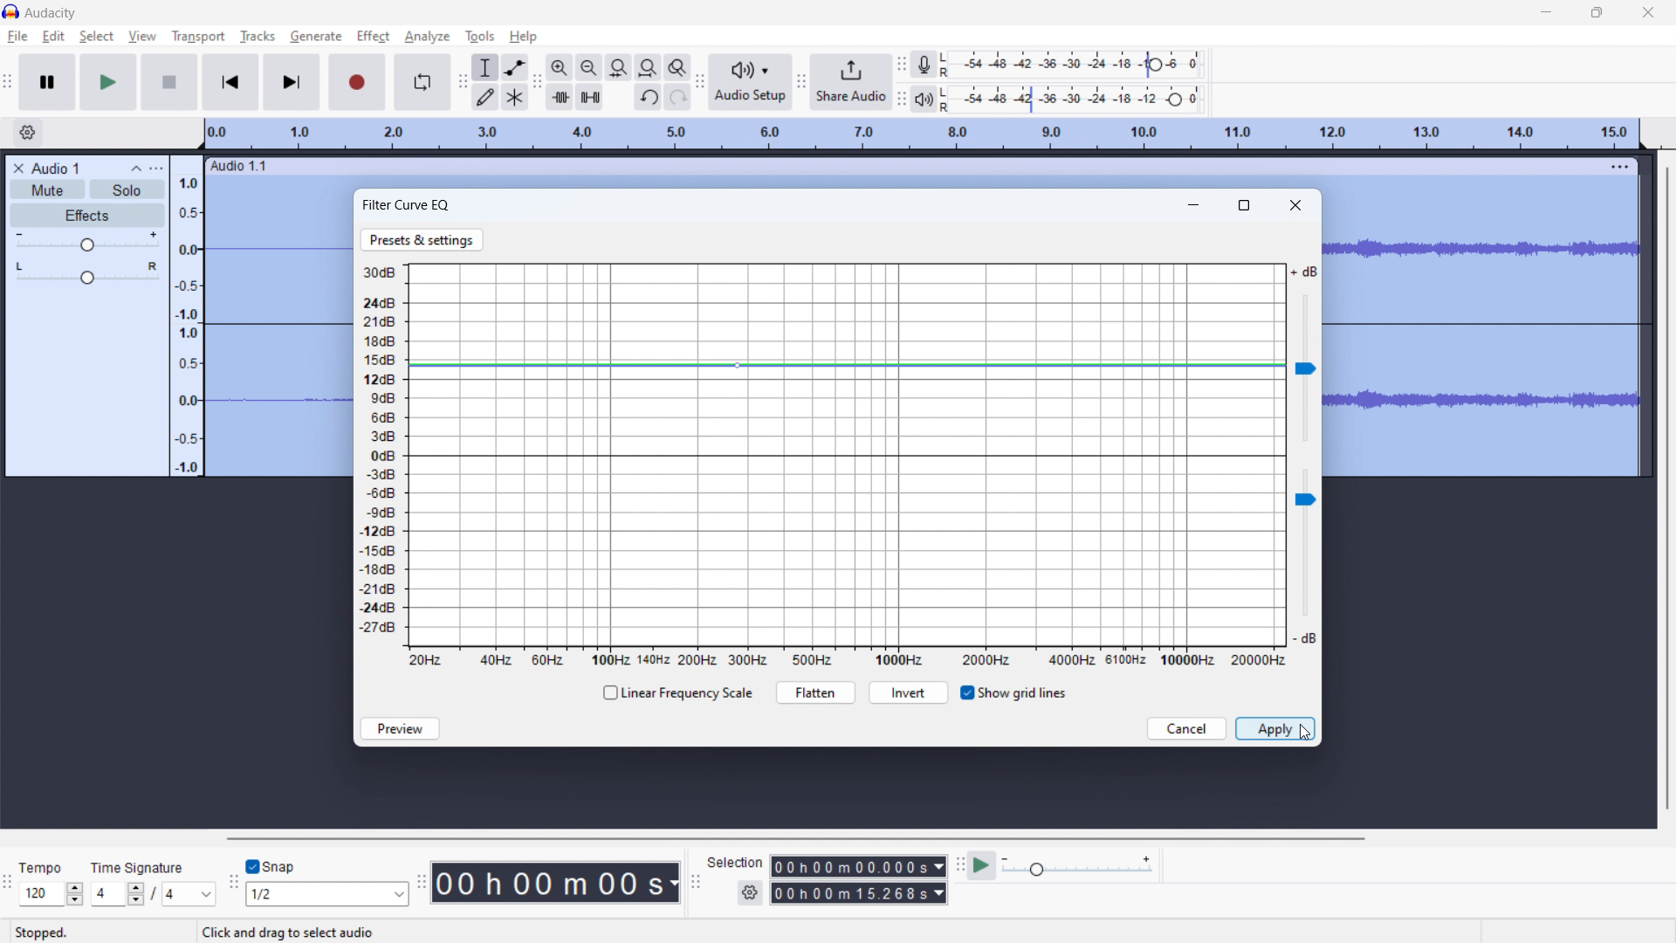 The height and width of the screenshot is (943, 1676). What do you see at coordinates (156, 168) in the screenshot?
I see `view menu` at bounding box center [156, 168].